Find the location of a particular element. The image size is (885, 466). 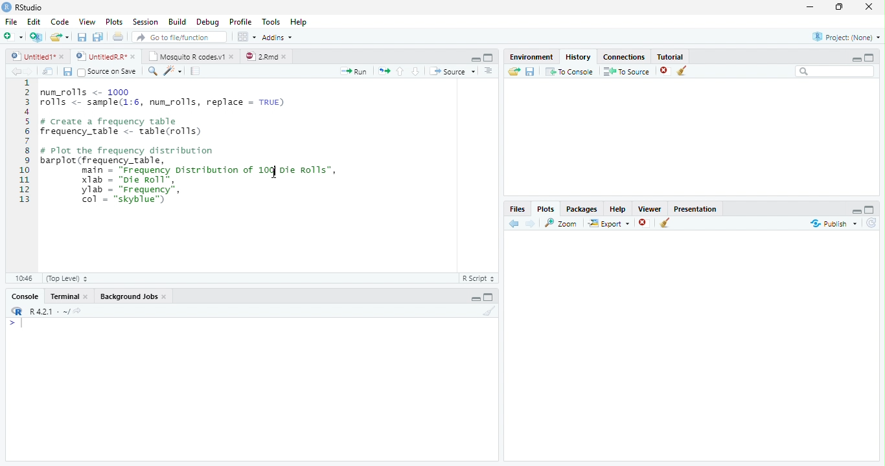

Plots is located at coordinates (546, 208).